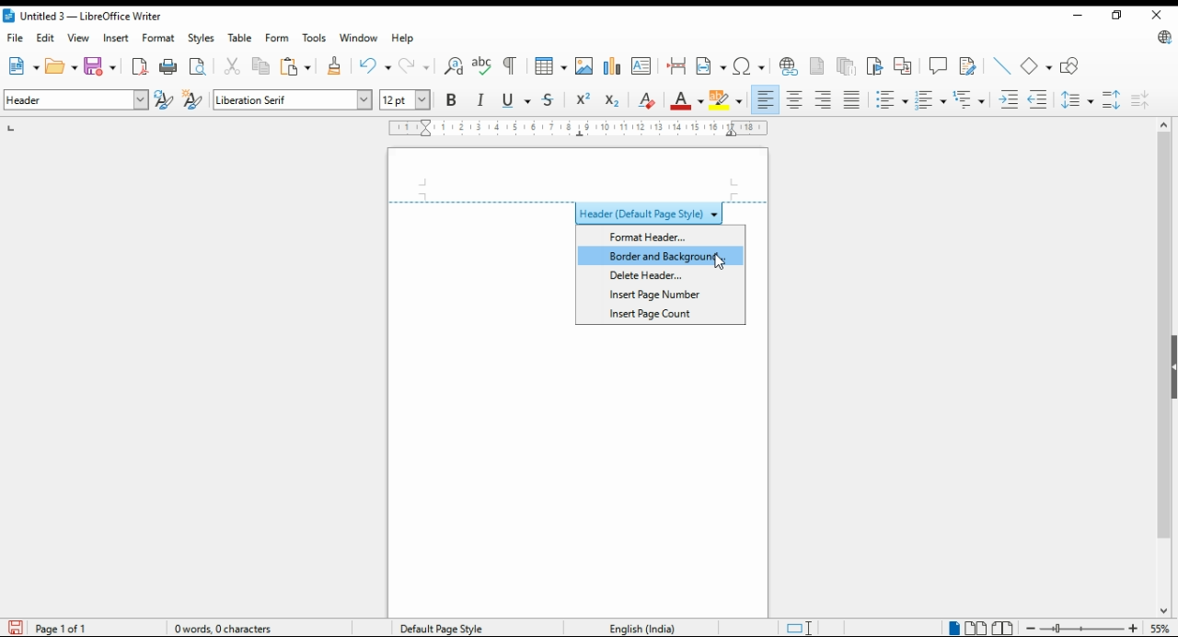 The image size is (1178, 637). I want to click on insert endnote, so click(848, 65).